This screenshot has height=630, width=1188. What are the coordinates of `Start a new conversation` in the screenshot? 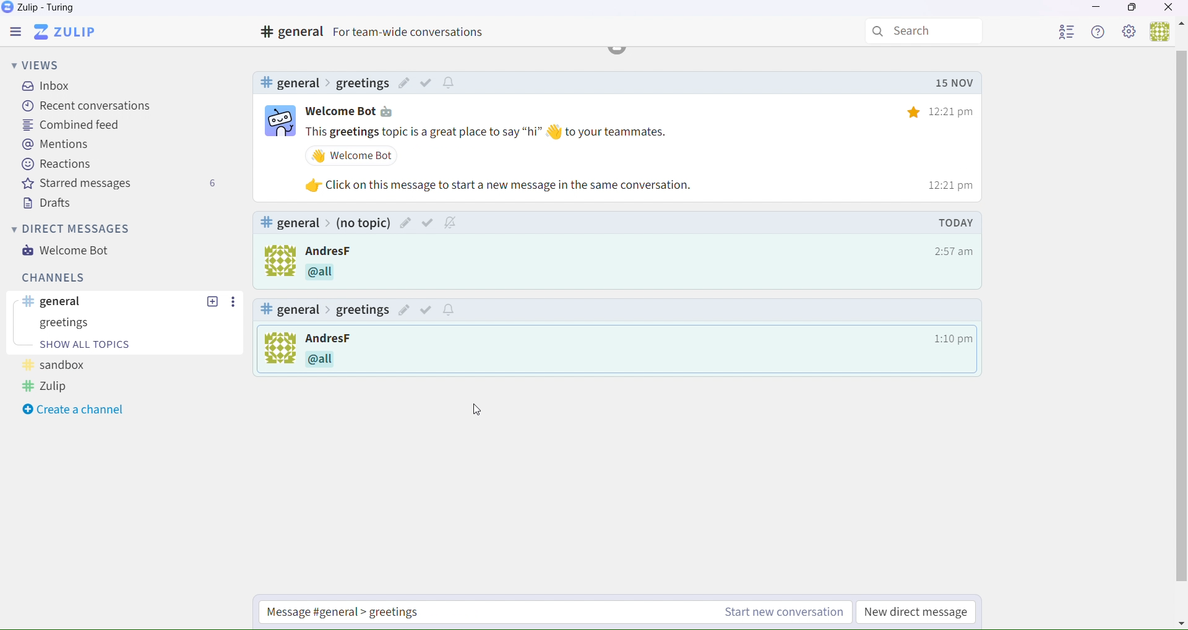 It's located at (431, 613).